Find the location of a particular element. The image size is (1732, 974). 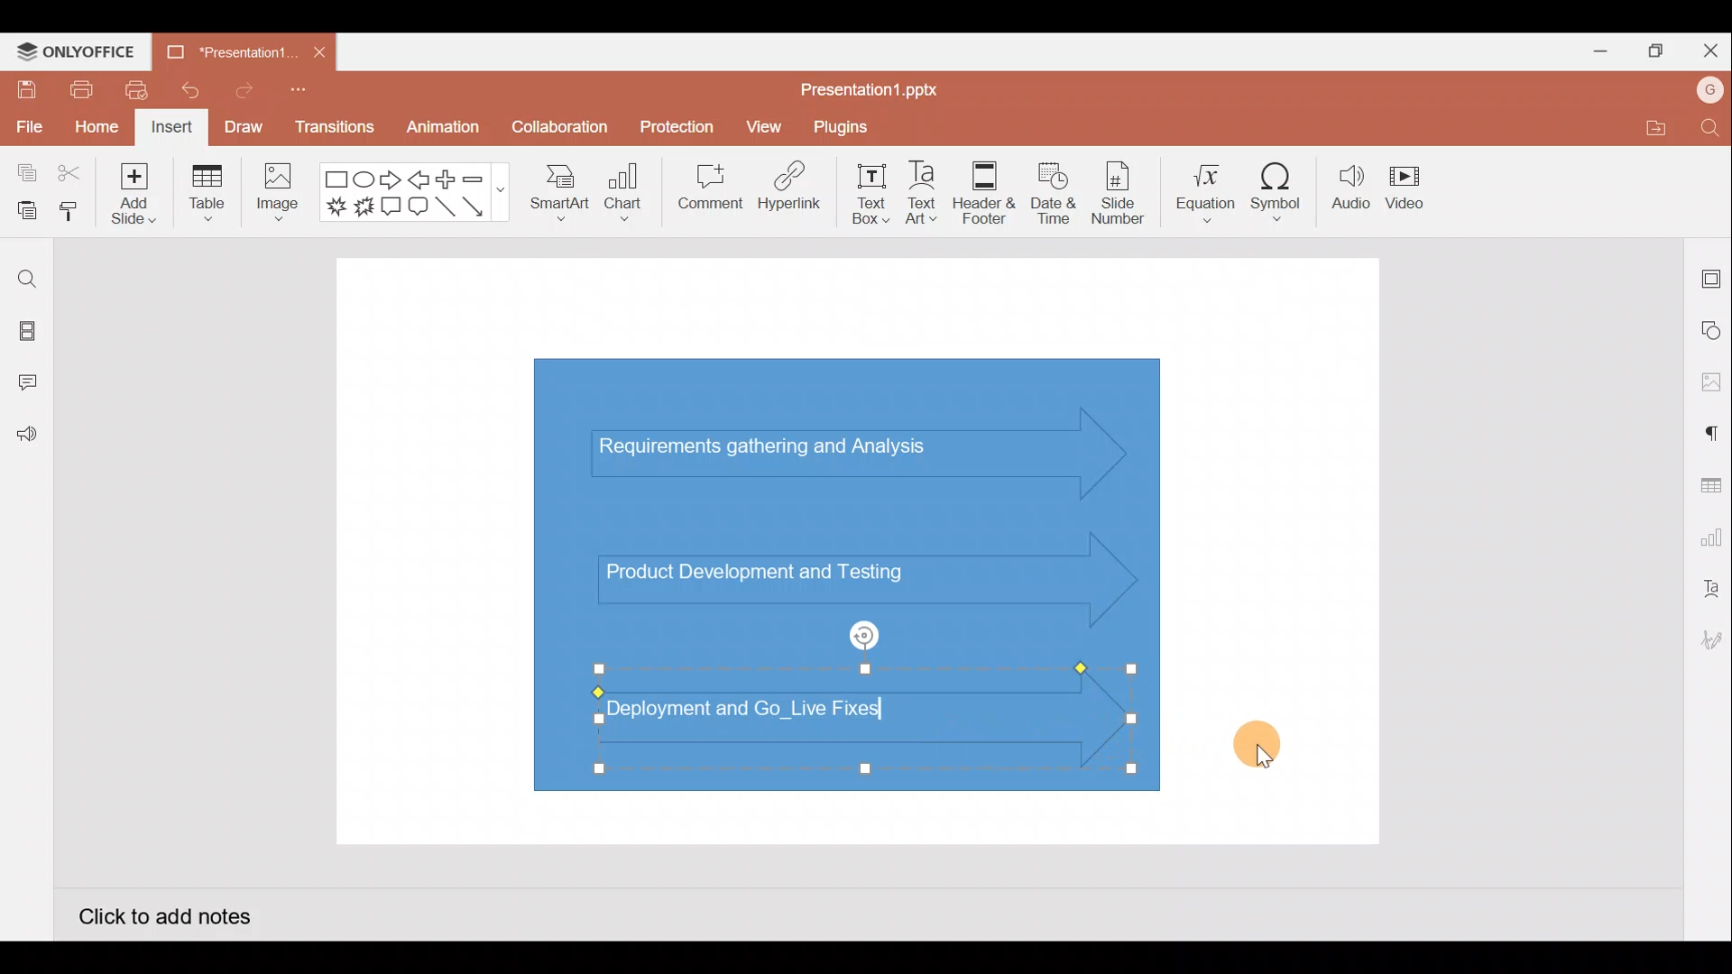

Presentation1. is located at coordinates (226, 53).